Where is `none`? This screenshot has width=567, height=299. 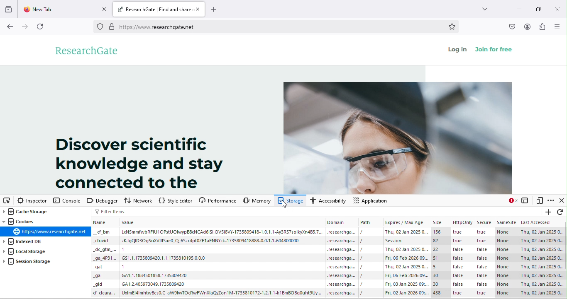 none is located at coordinates (503, 293).